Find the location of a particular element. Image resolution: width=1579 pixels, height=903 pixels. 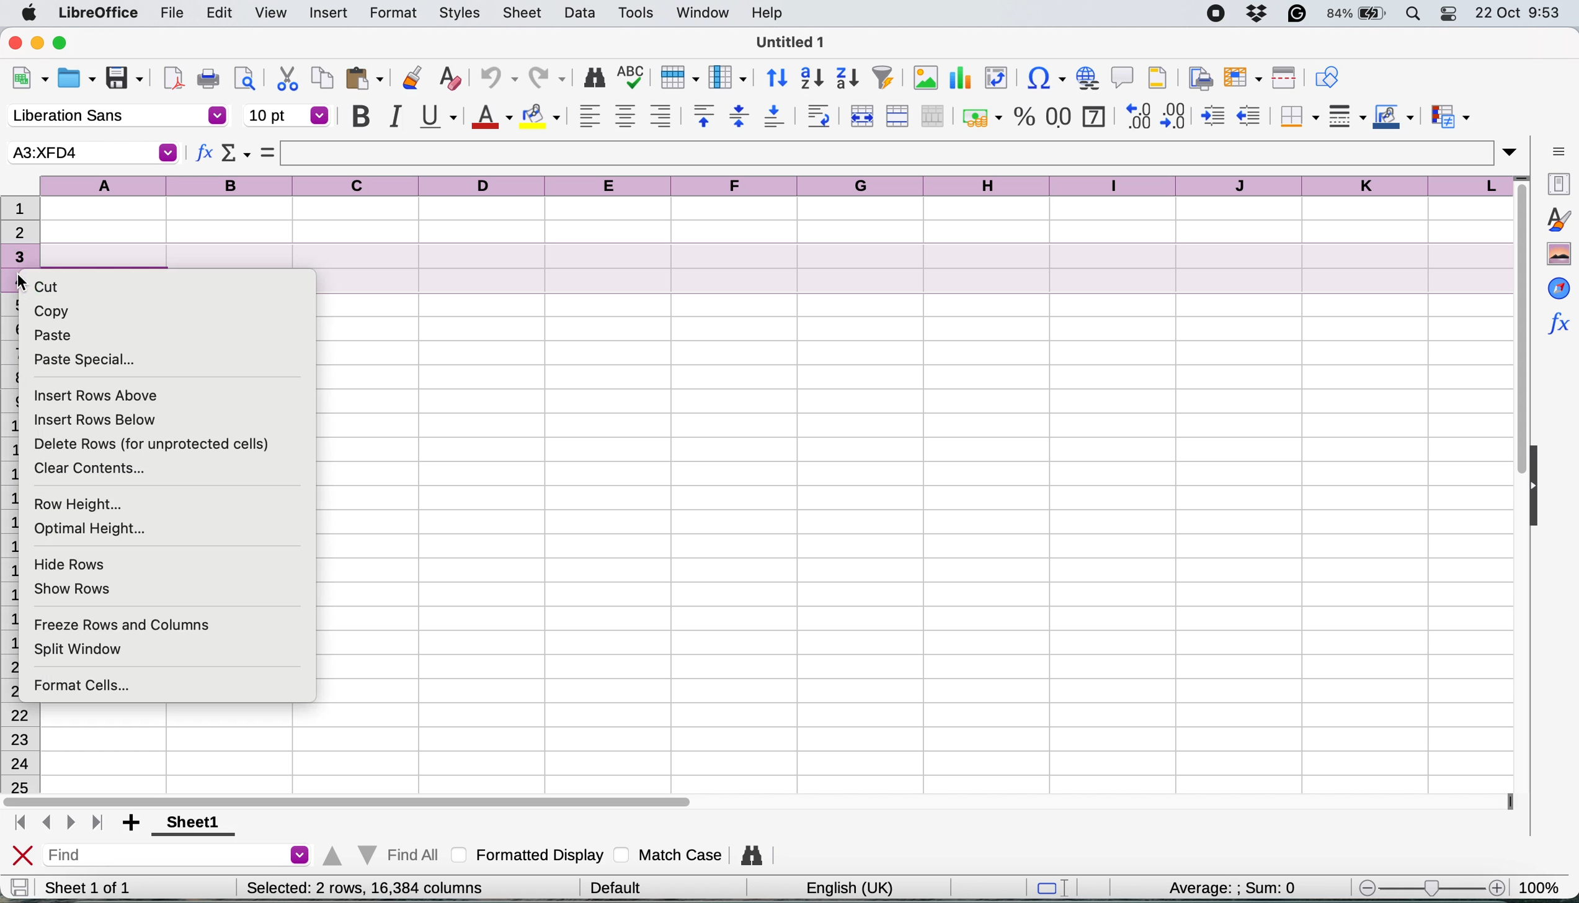

clone formatting is located at coordinates (410, 79).